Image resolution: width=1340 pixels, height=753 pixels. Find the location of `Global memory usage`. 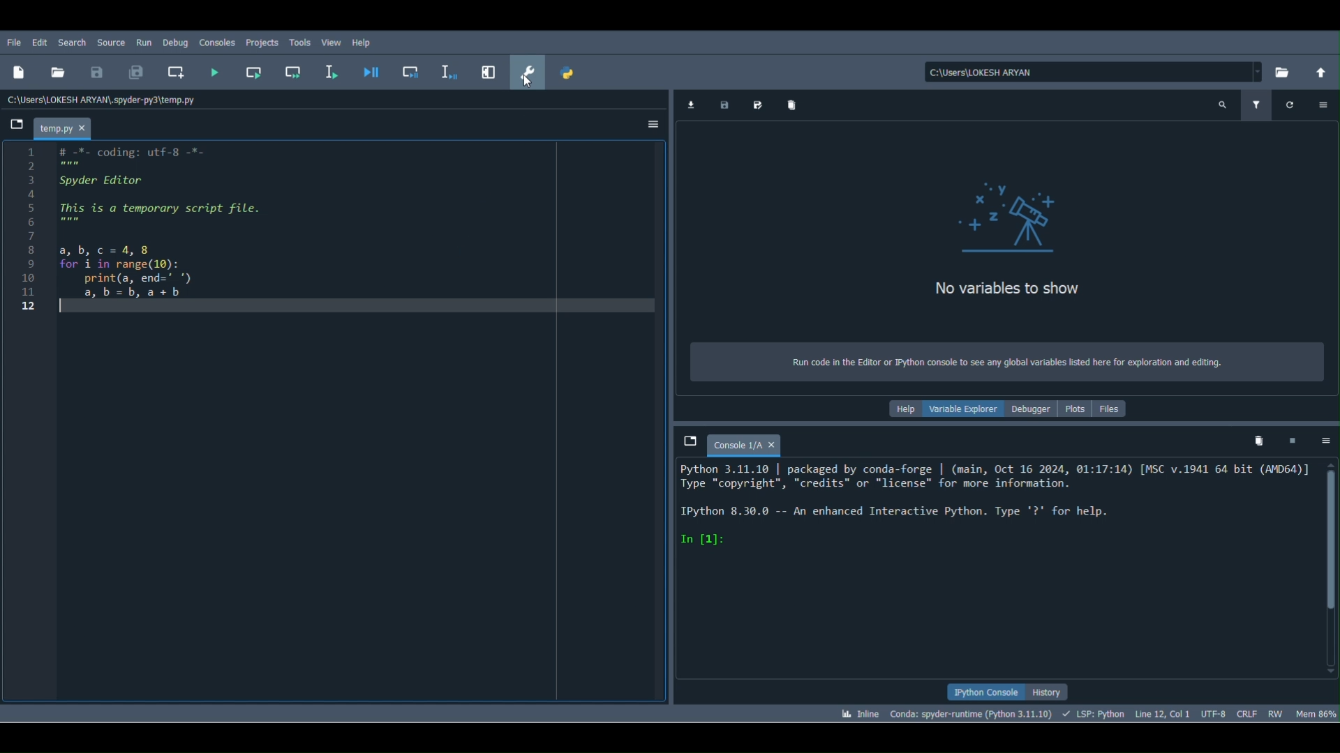

Global memory usage is located at coordinates (1316, 713).